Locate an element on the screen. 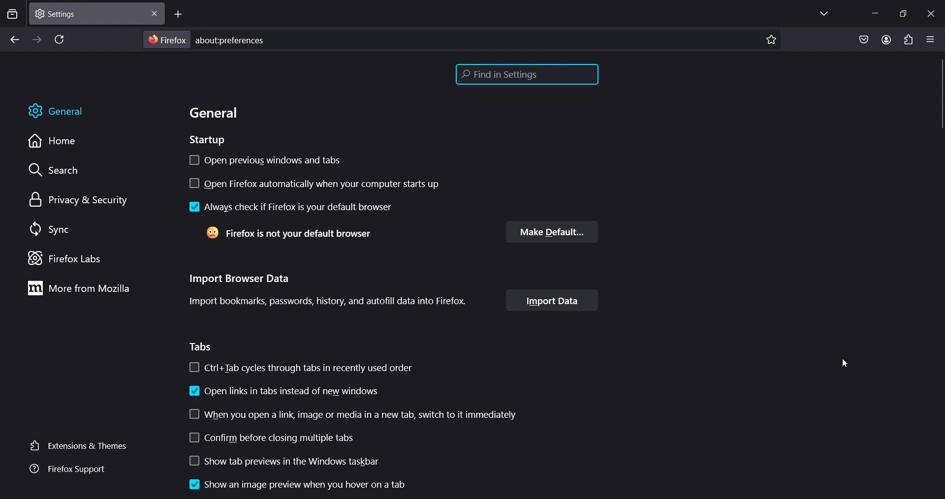 This screenshot has height=499, width=945. go back one page is located at coordinates (13, 40).